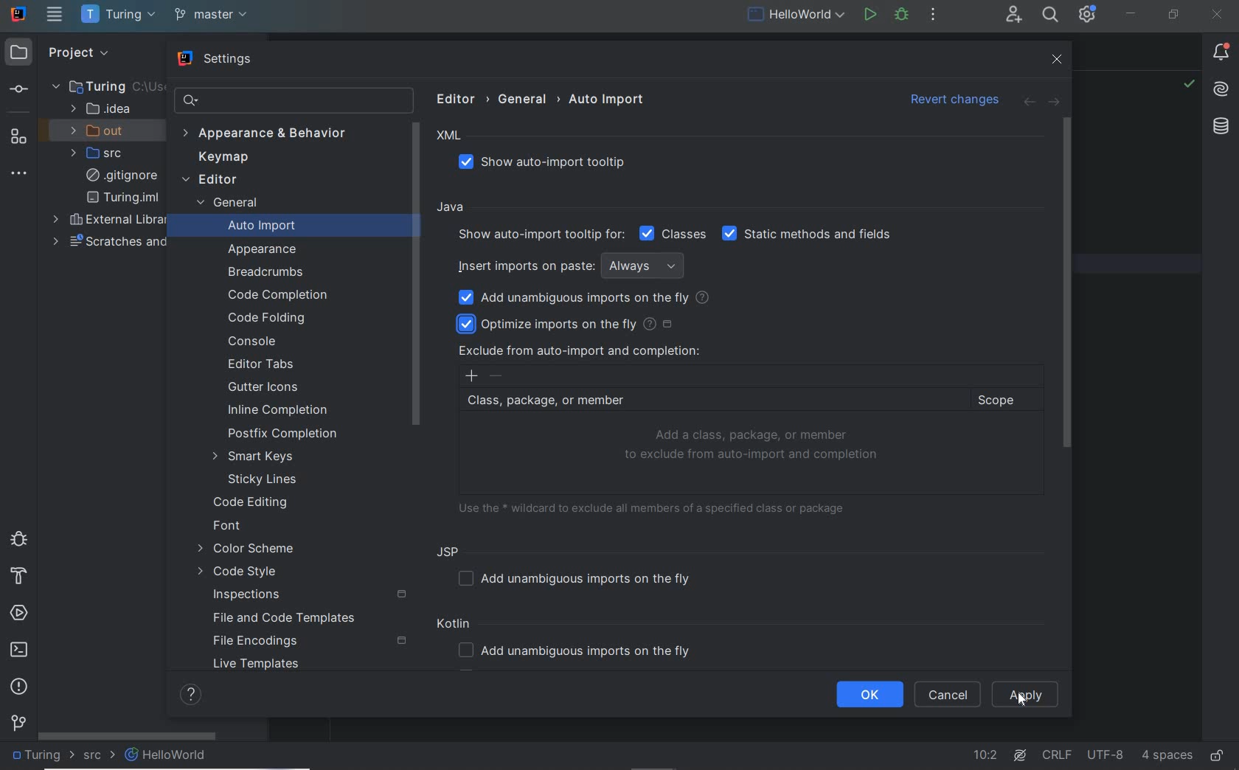 The image size is (1239, 770). Describe the element at coordinates (17, 577) in the screenshot. I see `build` at that location.